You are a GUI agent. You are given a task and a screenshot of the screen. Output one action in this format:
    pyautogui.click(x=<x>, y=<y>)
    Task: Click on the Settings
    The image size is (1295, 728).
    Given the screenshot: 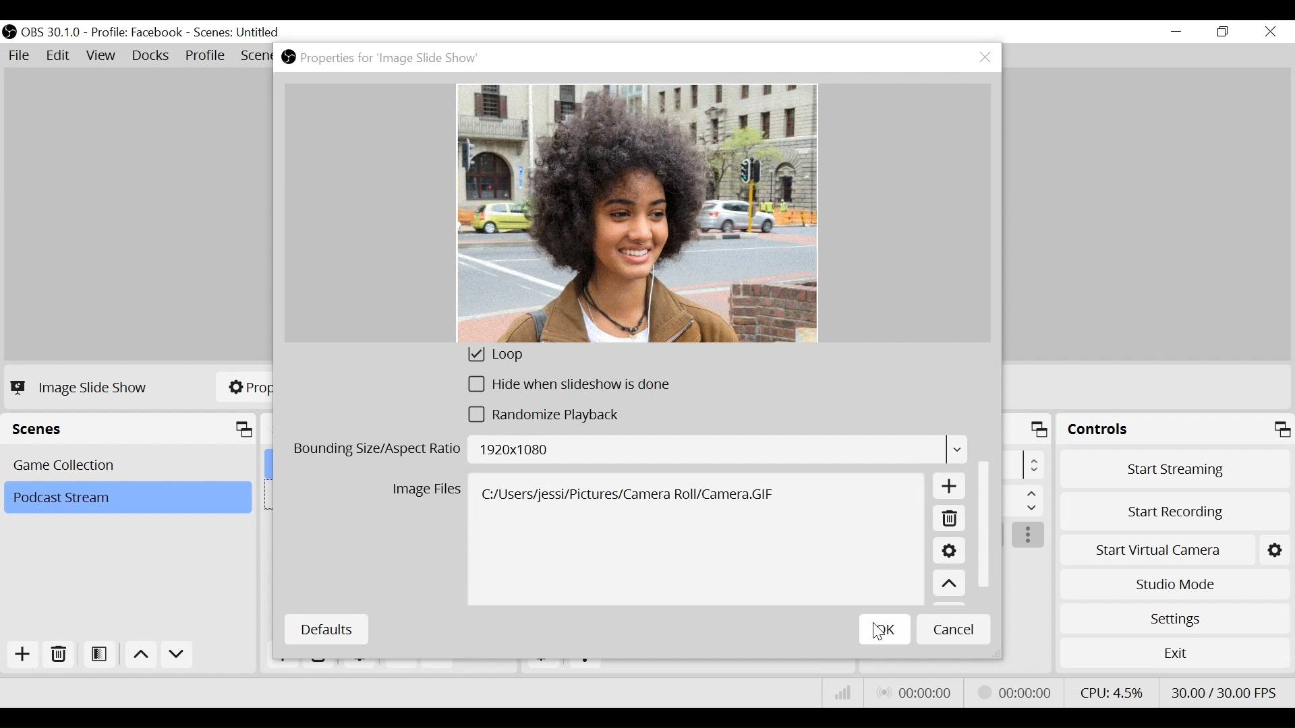 What is the action you would take?
    pyautogui.click(x=1174, y=618)
    